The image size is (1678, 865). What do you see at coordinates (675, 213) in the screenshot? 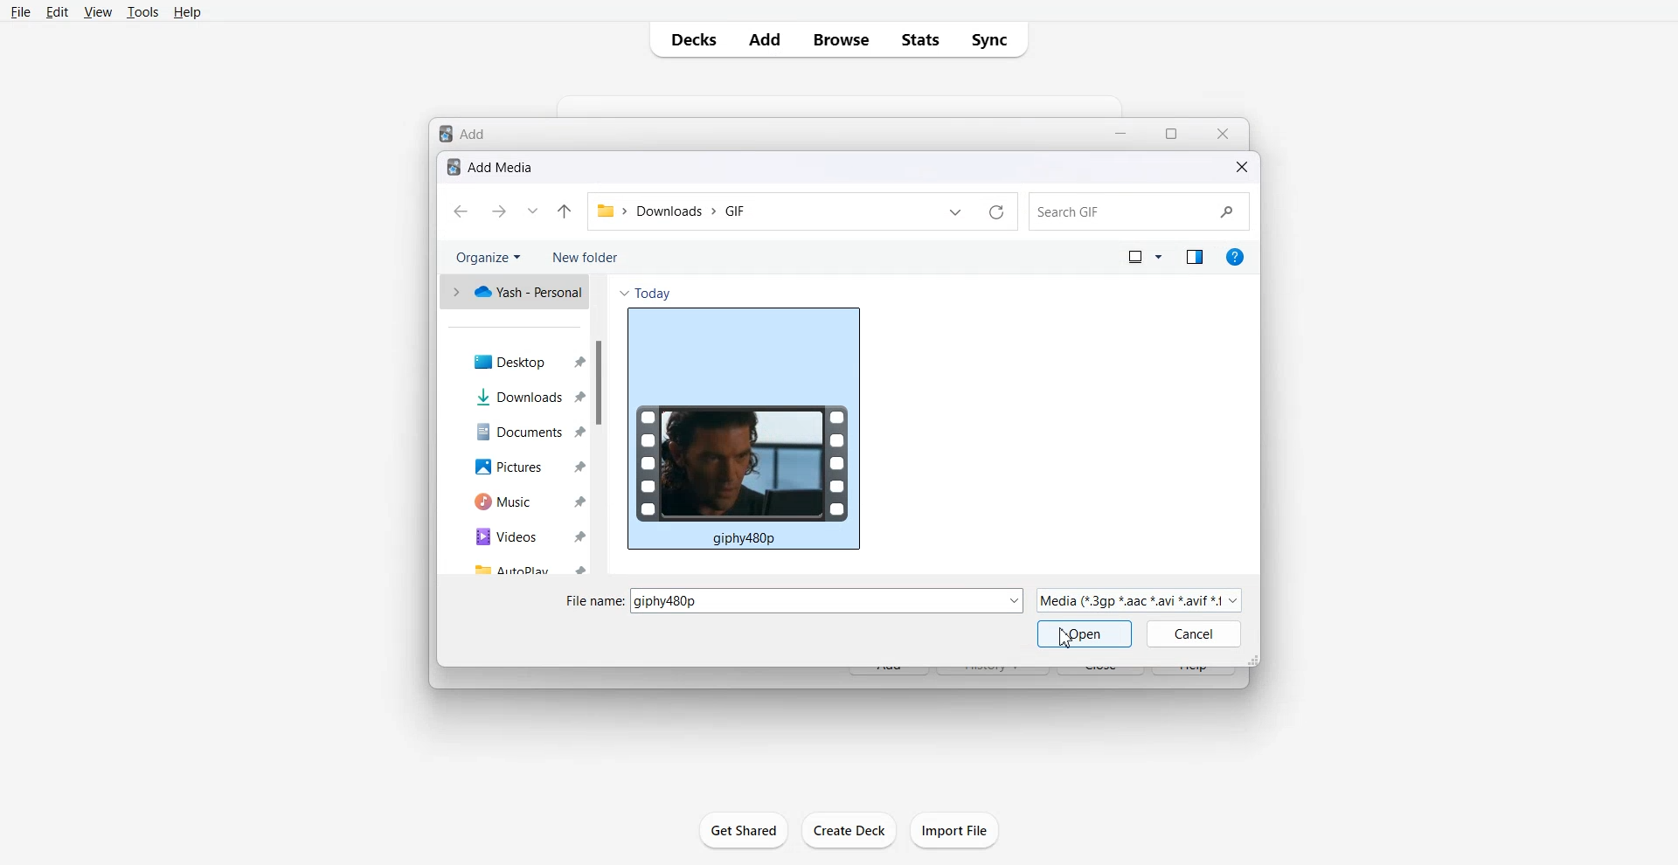
I see `File>Downloads>GIF` at bounding box center [675, 213].